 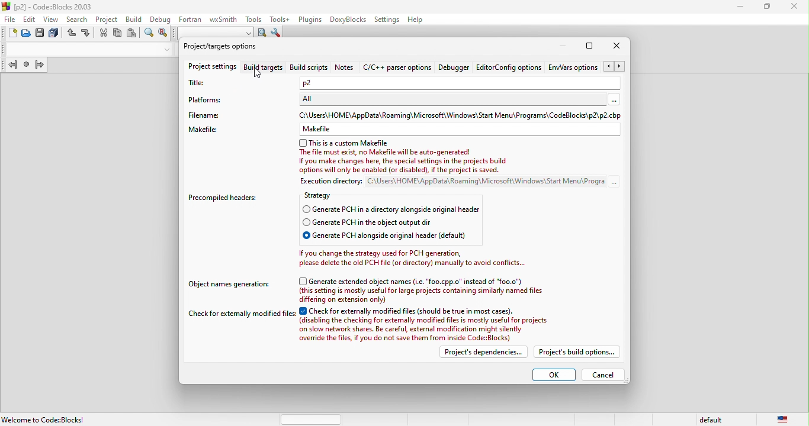 I want to click on jump forward , so click(x=41, y=66).